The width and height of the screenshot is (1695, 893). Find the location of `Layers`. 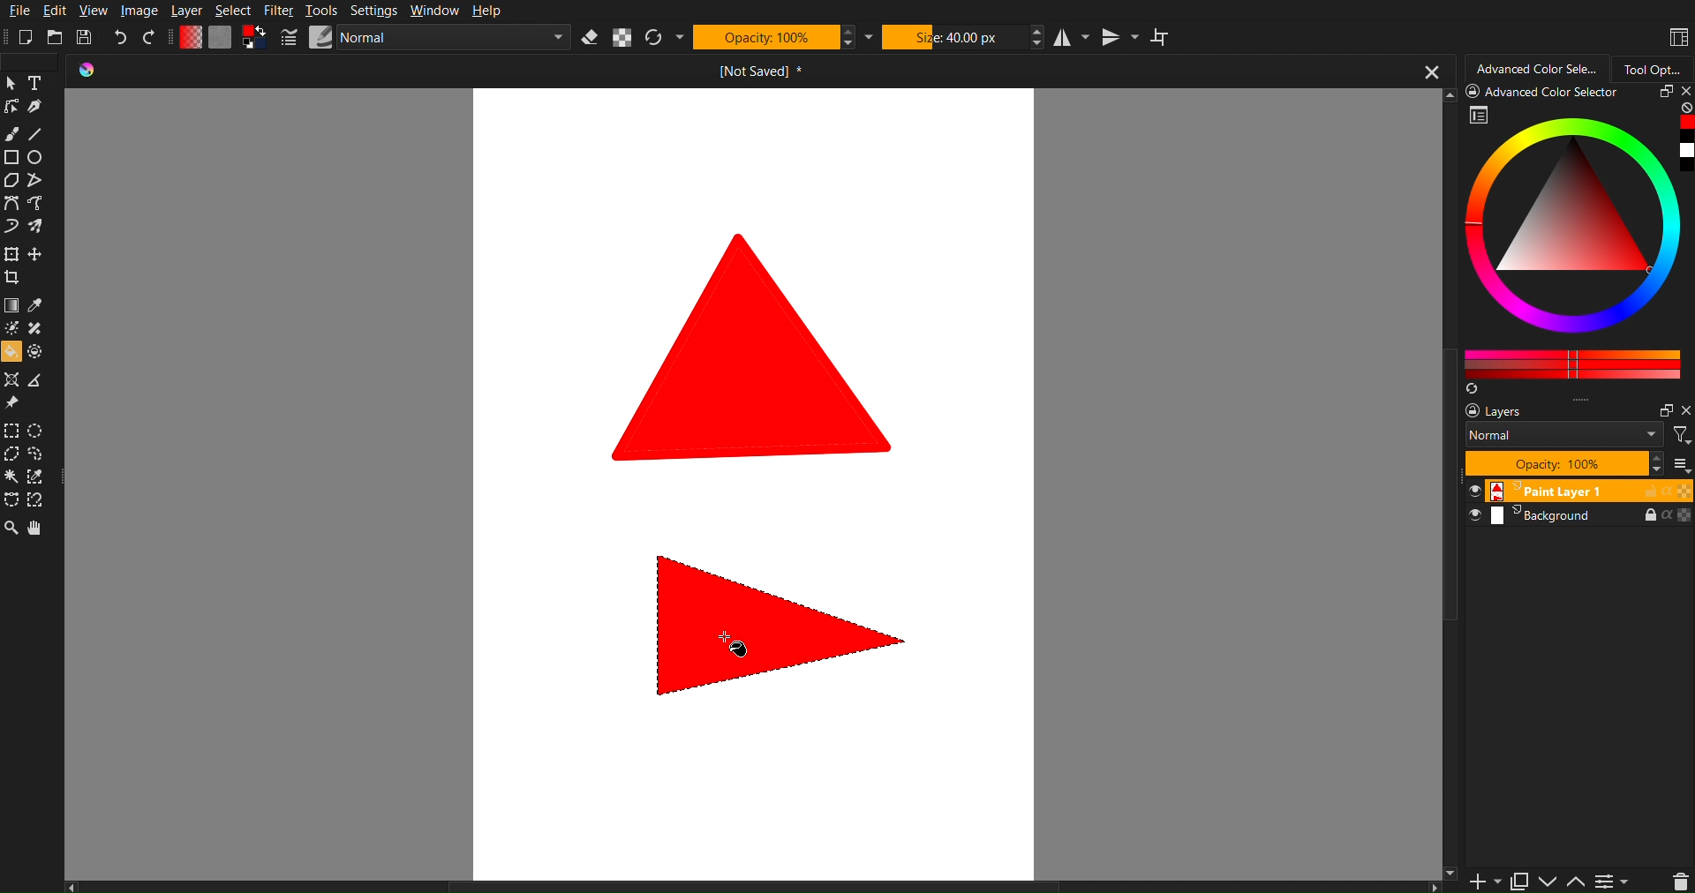

Layers is located at coordinates (1573, 463).